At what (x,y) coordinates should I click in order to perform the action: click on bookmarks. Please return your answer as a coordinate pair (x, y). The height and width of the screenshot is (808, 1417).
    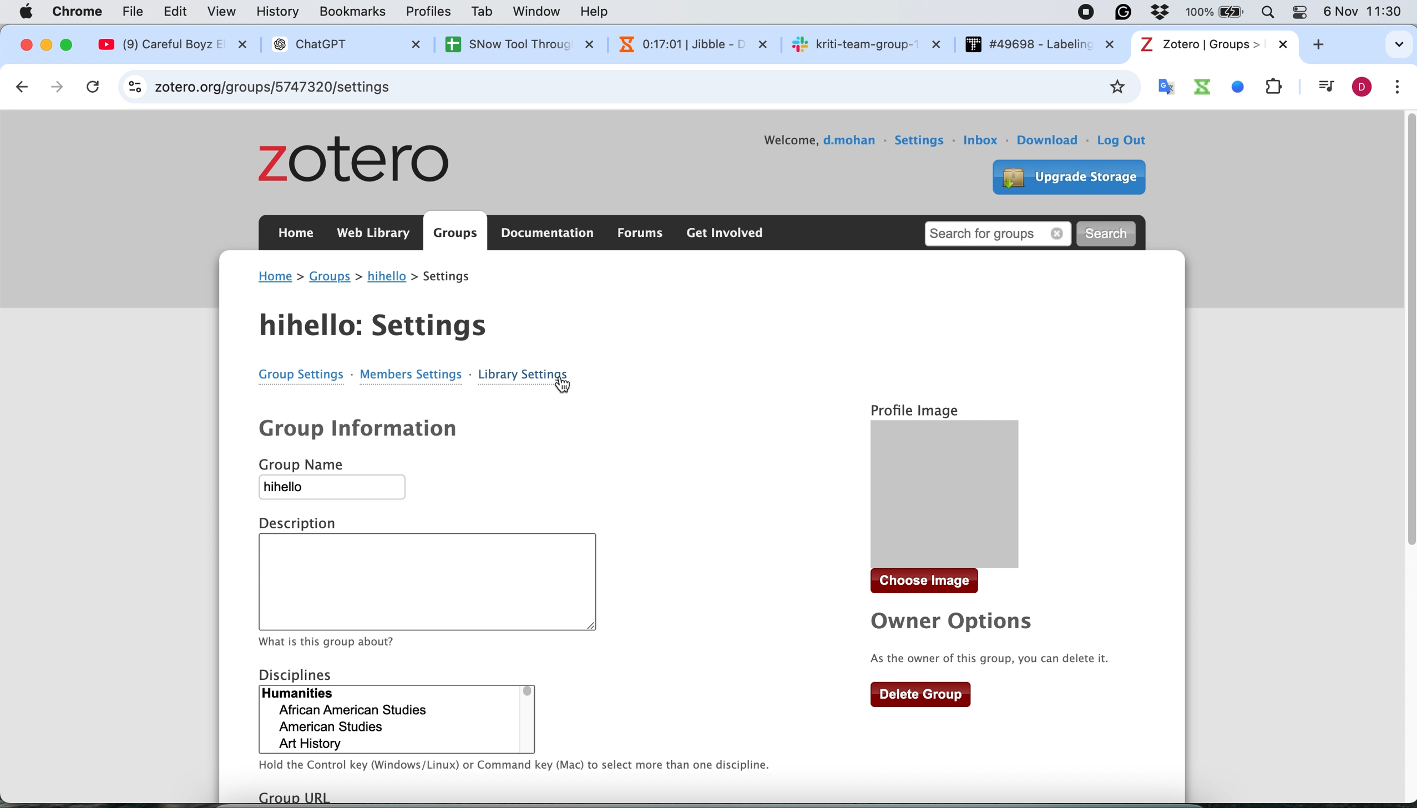
    Looking at the image, I should click on (353, 14).